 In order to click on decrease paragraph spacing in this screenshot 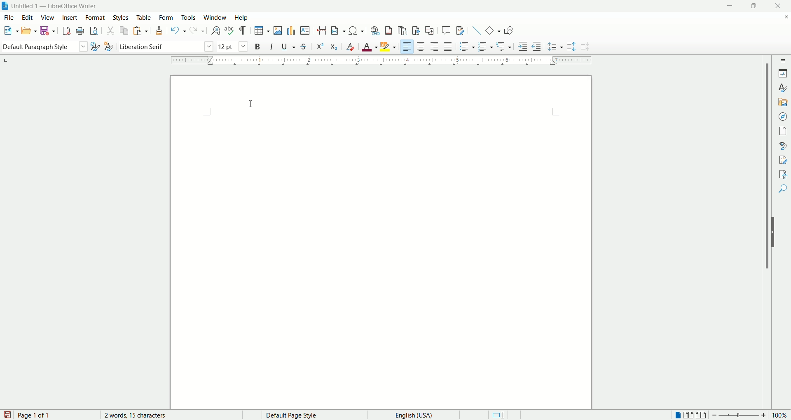, I will do `click(587, 47)`.